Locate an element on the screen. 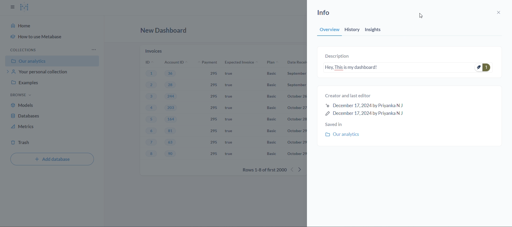  previous rows is located at coordinates (293, 169).